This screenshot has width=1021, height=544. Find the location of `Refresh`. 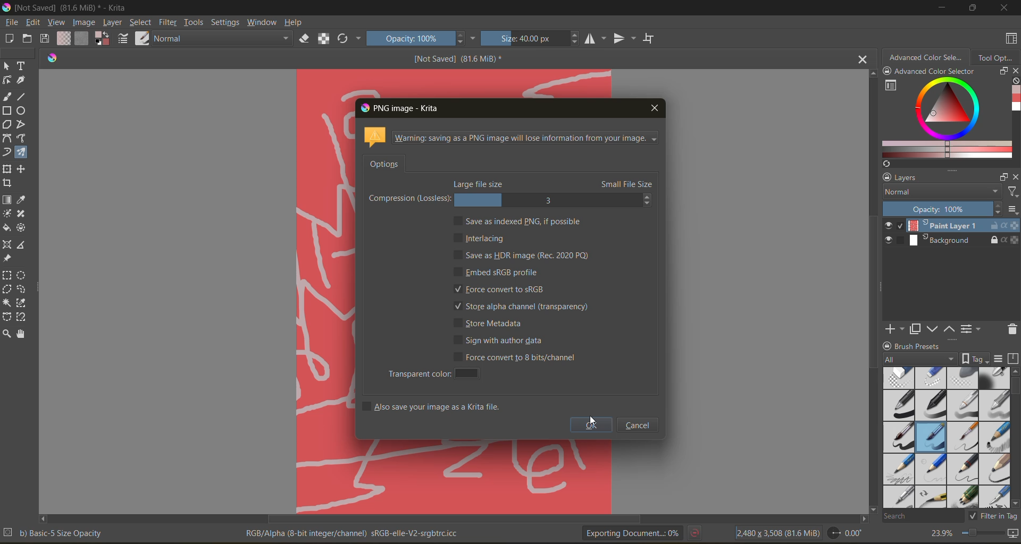

Refresh is located at coordinates (885, 164).